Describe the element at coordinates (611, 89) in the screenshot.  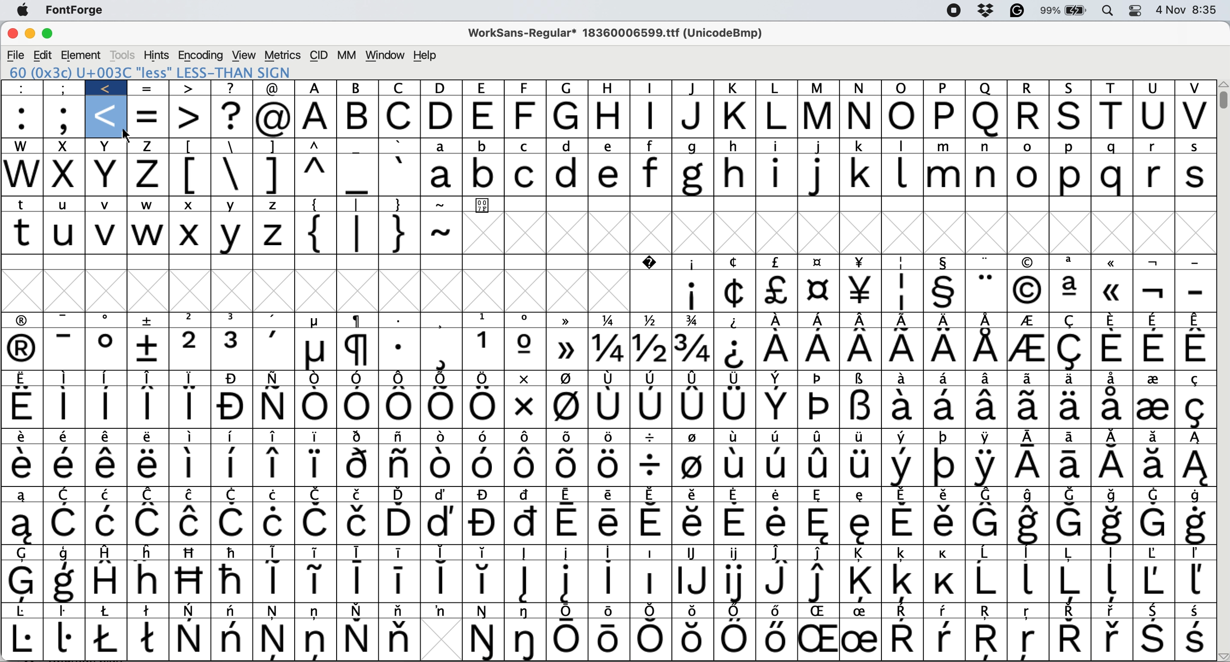
I see `h` at that location.